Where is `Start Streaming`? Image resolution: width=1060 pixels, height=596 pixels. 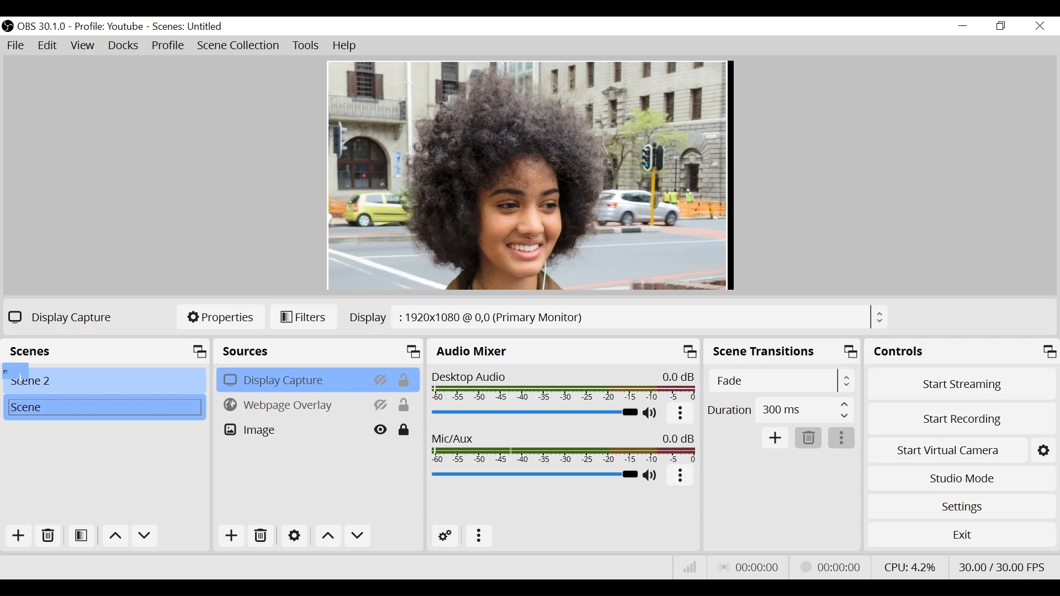 Start Streaming is located at coordinates (961, 384).